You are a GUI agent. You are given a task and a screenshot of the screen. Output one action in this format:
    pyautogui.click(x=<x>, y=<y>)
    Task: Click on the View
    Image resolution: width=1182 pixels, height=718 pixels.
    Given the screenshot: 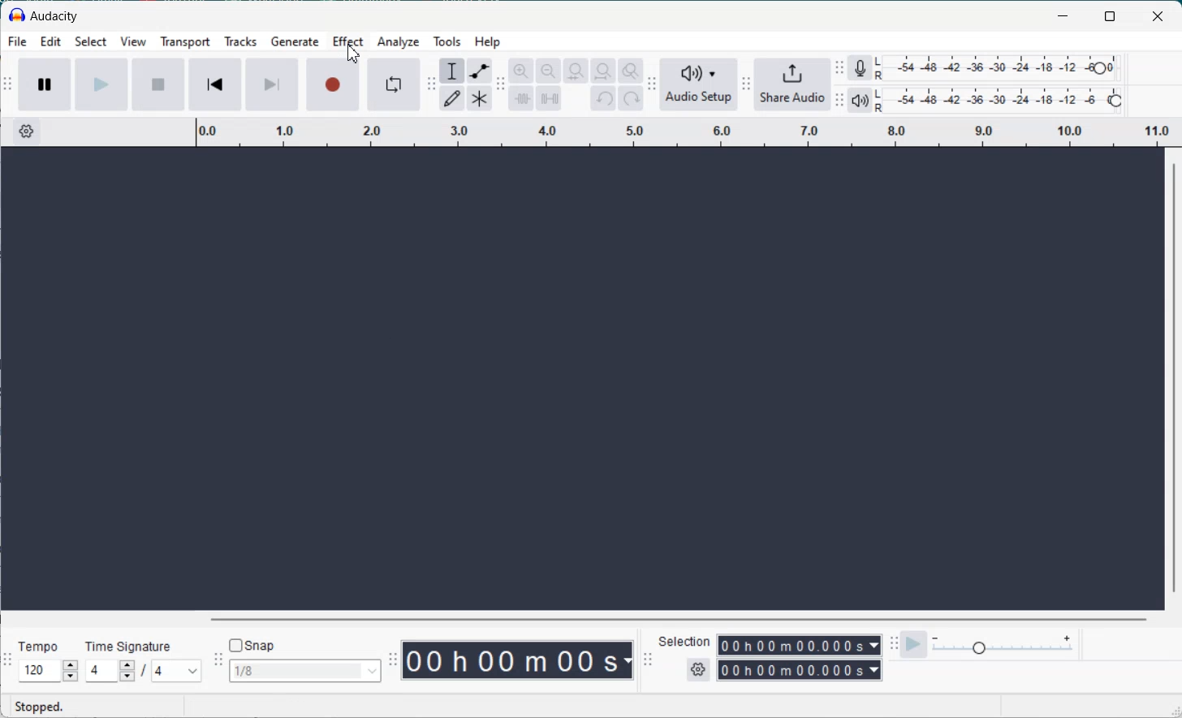 What is the action you would take?
    pyautogui.click(x=133, y=43)
    